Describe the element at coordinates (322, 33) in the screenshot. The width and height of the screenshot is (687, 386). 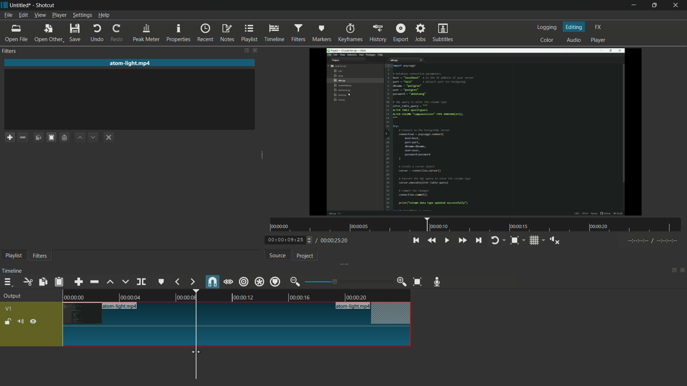
I see `markers` at that location.